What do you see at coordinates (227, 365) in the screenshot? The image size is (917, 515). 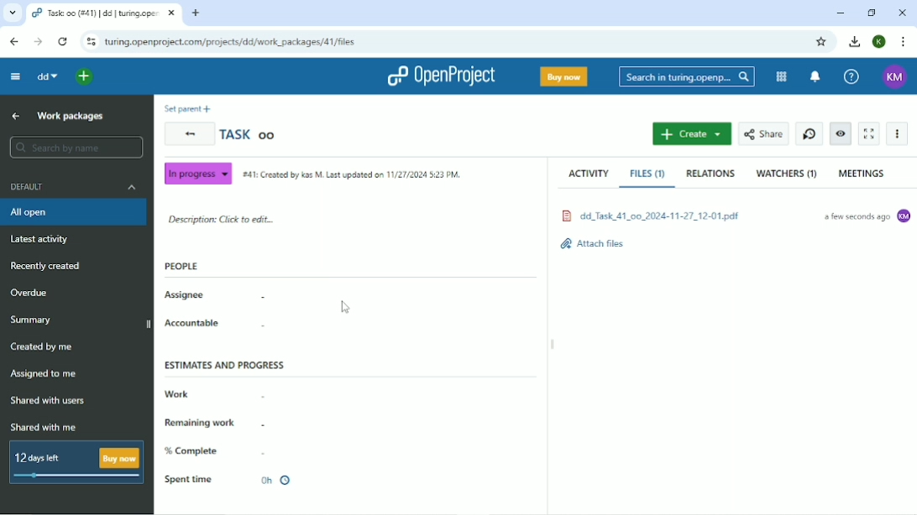 I see `Estimates and progress` at bounding box center [227, 365].